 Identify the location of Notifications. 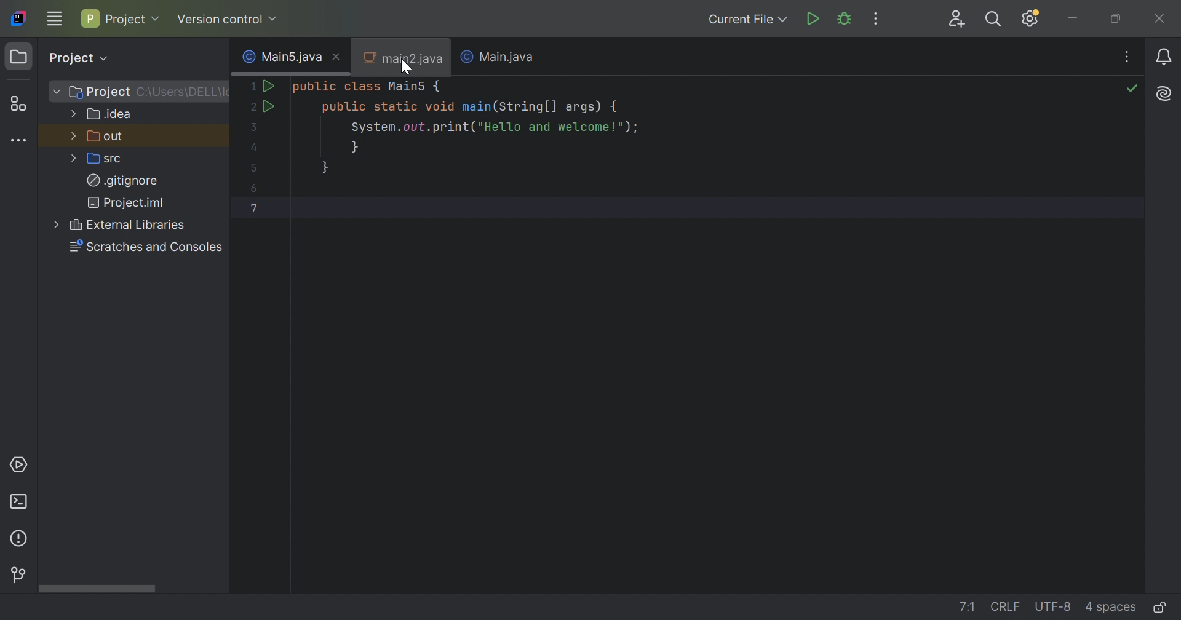
(1164, 57).